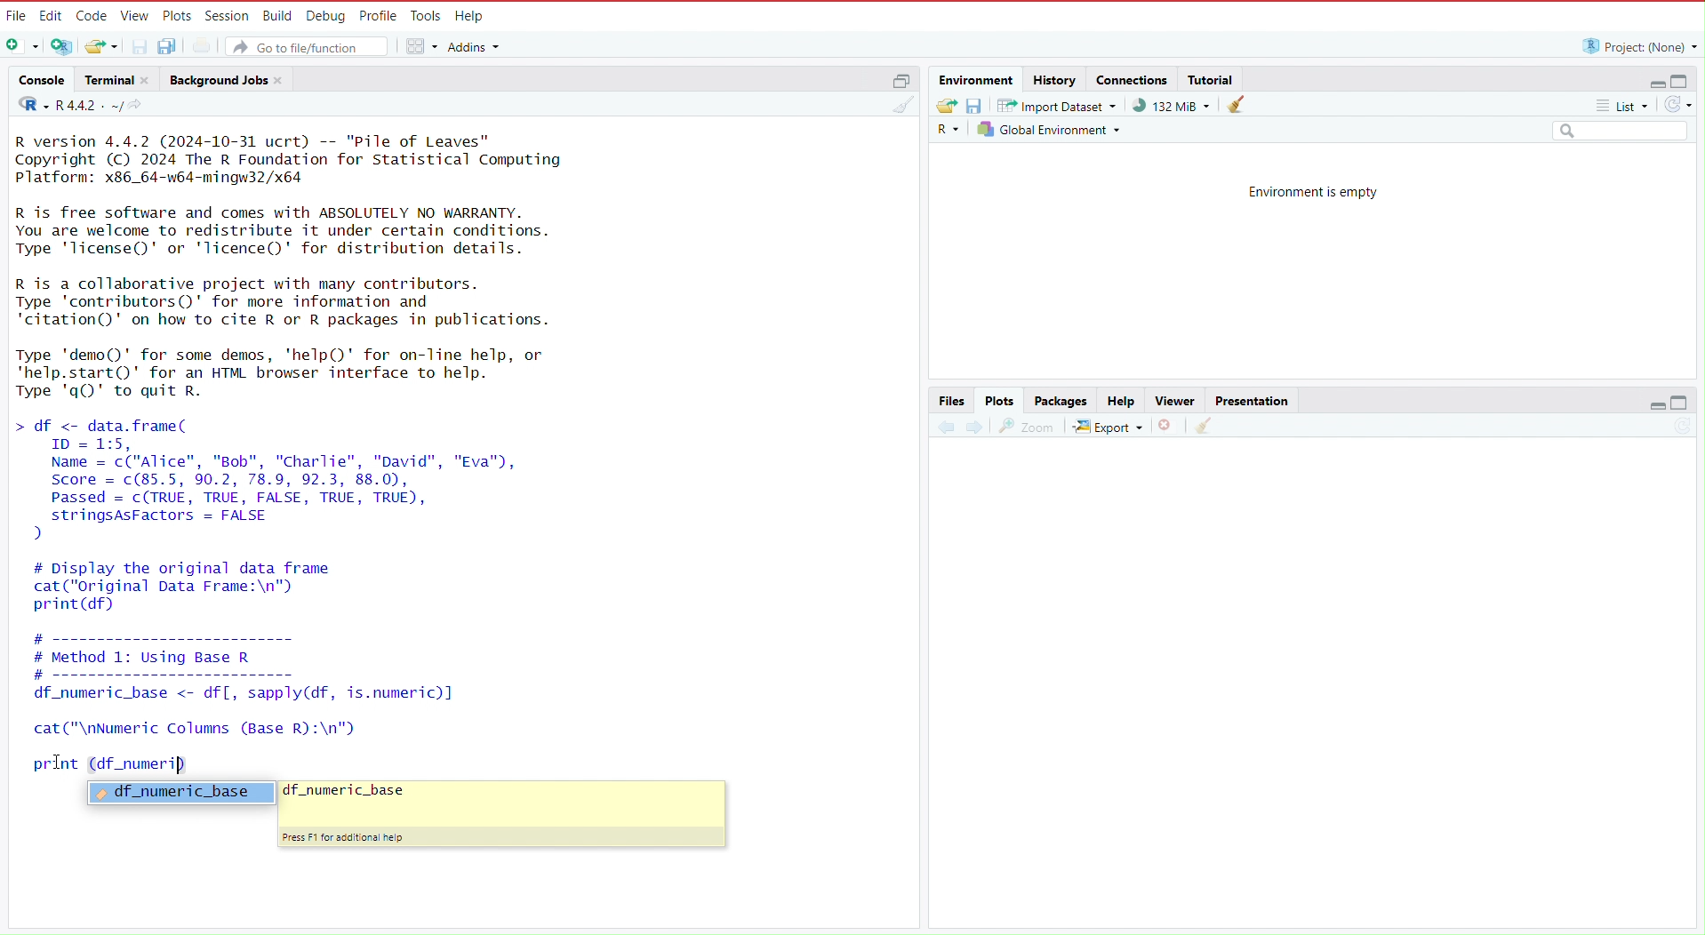  Describe the element at coordinates (1120, 399) in the screenshot. I see `Help` at that location.